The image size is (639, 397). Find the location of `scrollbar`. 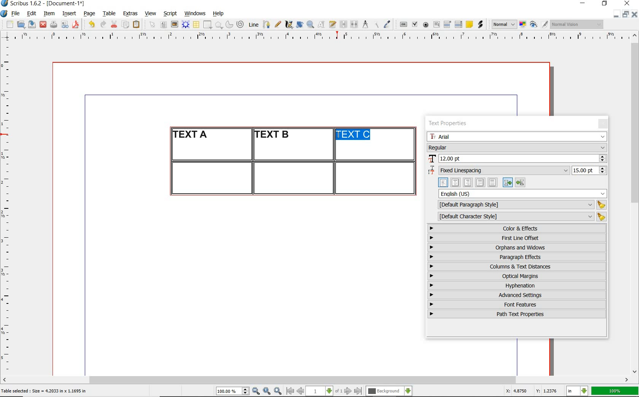

scrollbar is located at coordinates (635, 203).